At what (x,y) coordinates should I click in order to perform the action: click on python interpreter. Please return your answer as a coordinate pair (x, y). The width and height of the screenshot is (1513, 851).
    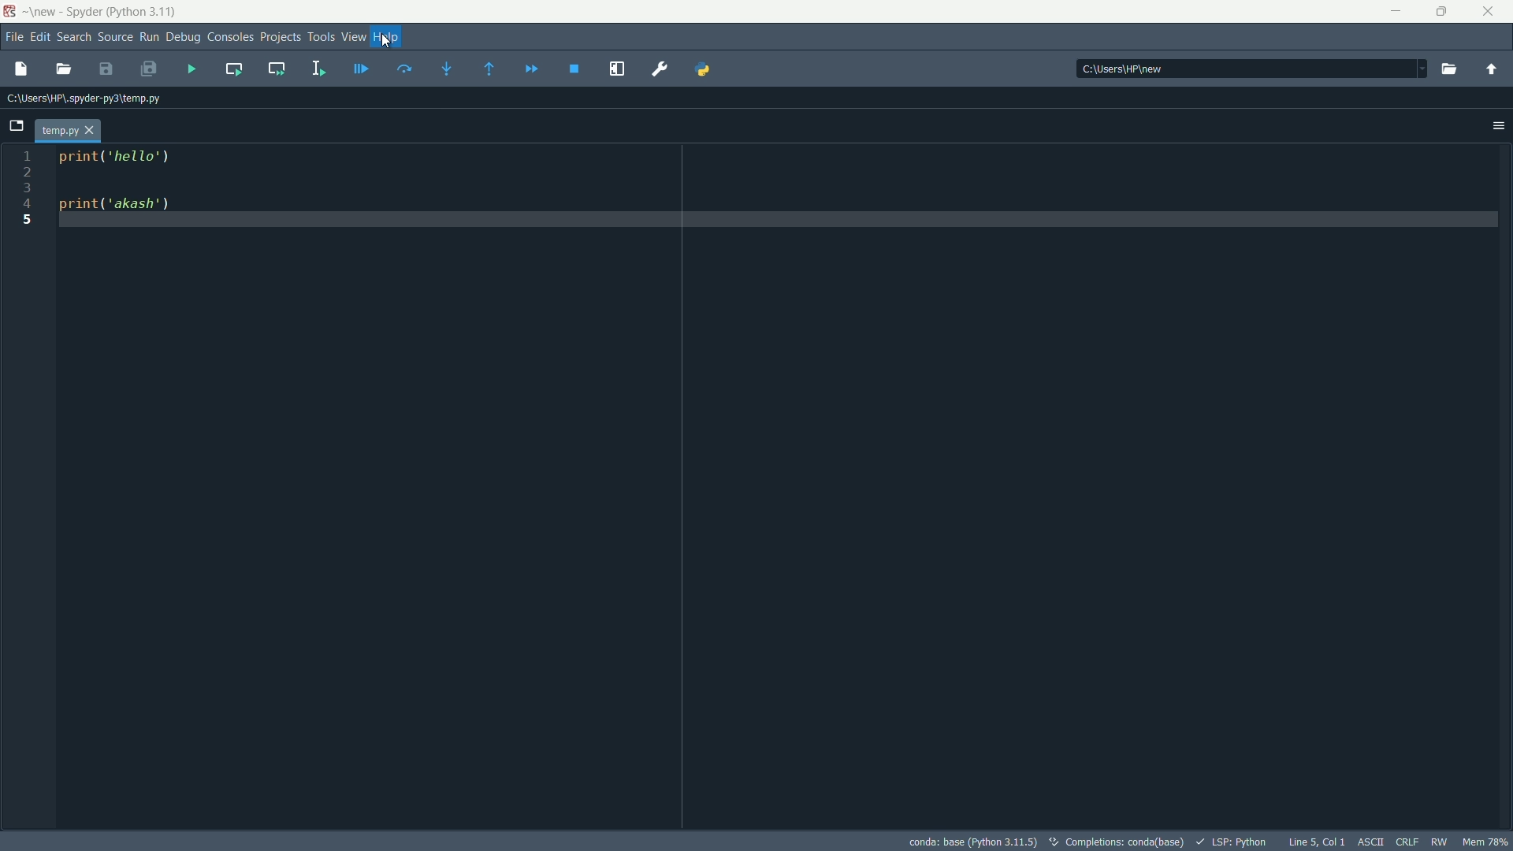
    Looking at the image, I should click on (964, 841).